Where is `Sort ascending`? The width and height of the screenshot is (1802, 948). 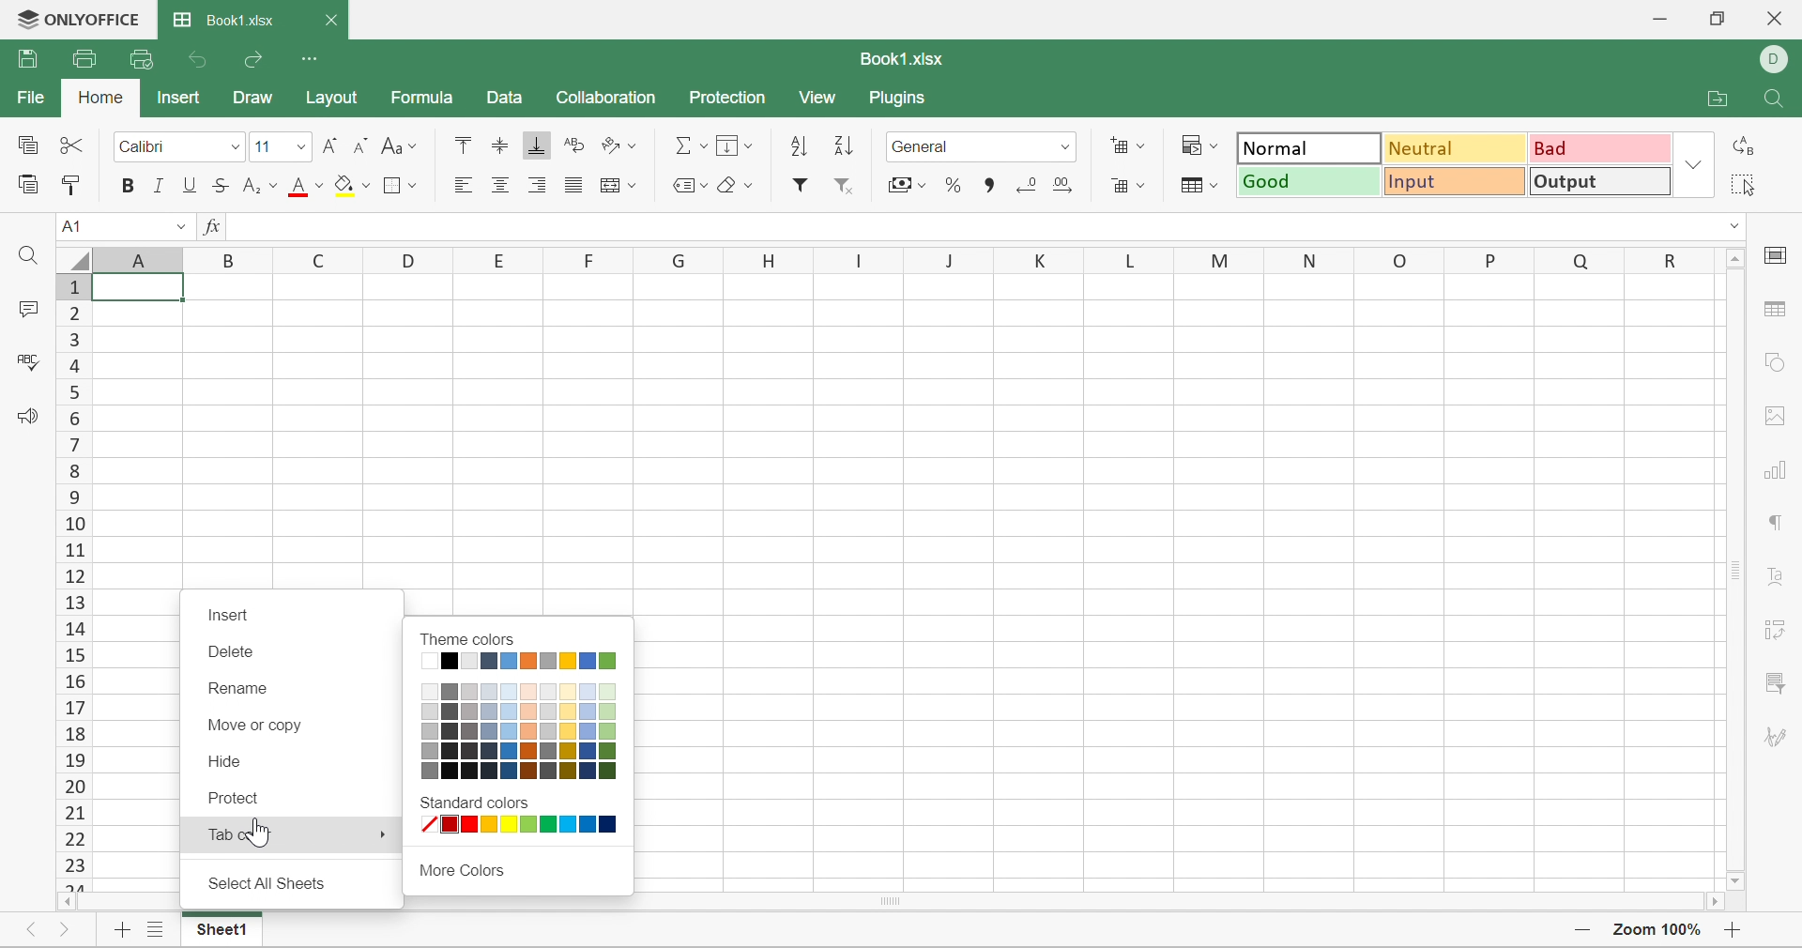 Sort ascending is located at coordinates (795, 145).